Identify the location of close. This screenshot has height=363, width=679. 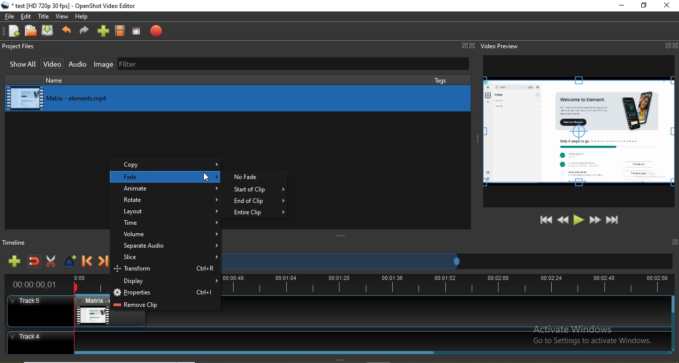
(667, 6).